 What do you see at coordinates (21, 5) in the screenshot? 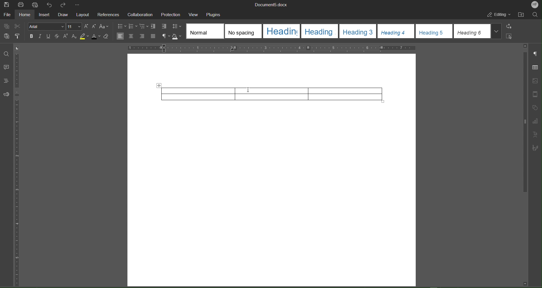
I see `Print` at bounding box center [21, 5].